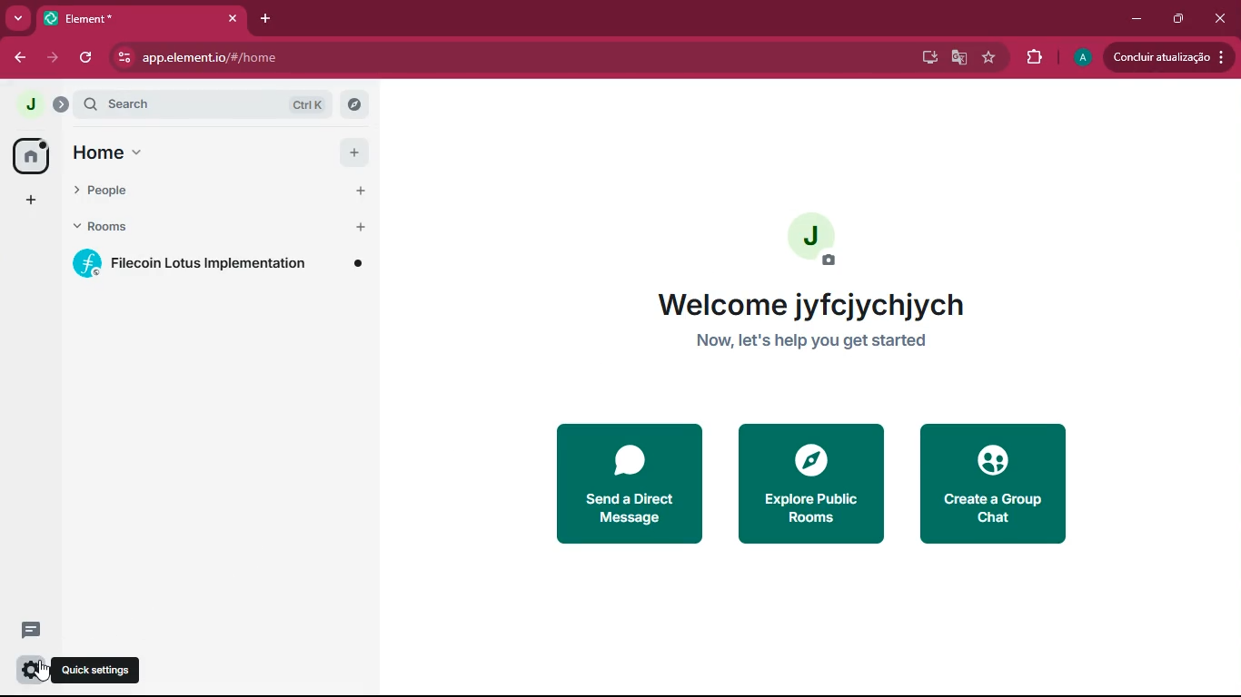  What do you see at coordinates (808, 483) in the screenshot?
I see `explore public rooms` at bounding box center [808, 483].